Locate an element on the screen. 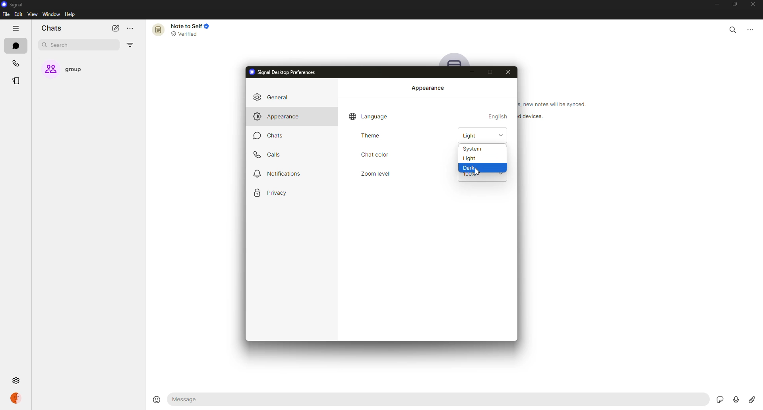 The width and height of the screenshot is (763, 410). light is located at coordinates (470, 159).